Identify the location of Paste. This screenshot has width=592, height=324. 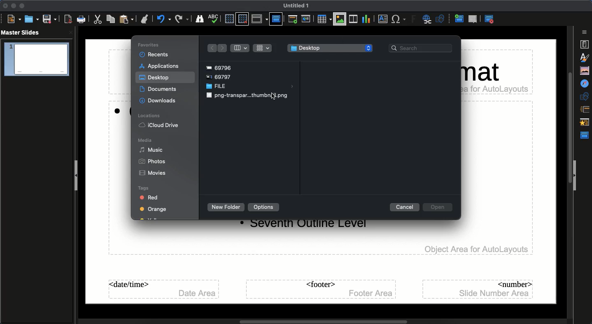
(127, 19).